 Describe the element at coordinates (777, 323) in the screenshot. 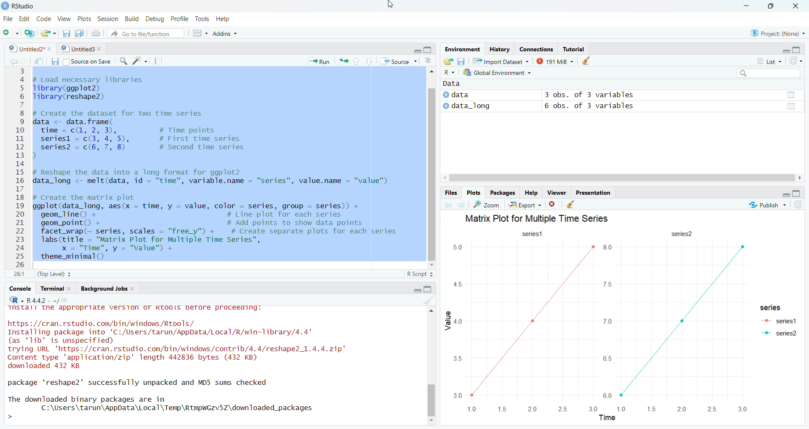

I see `series+ series!+ series` at that location.